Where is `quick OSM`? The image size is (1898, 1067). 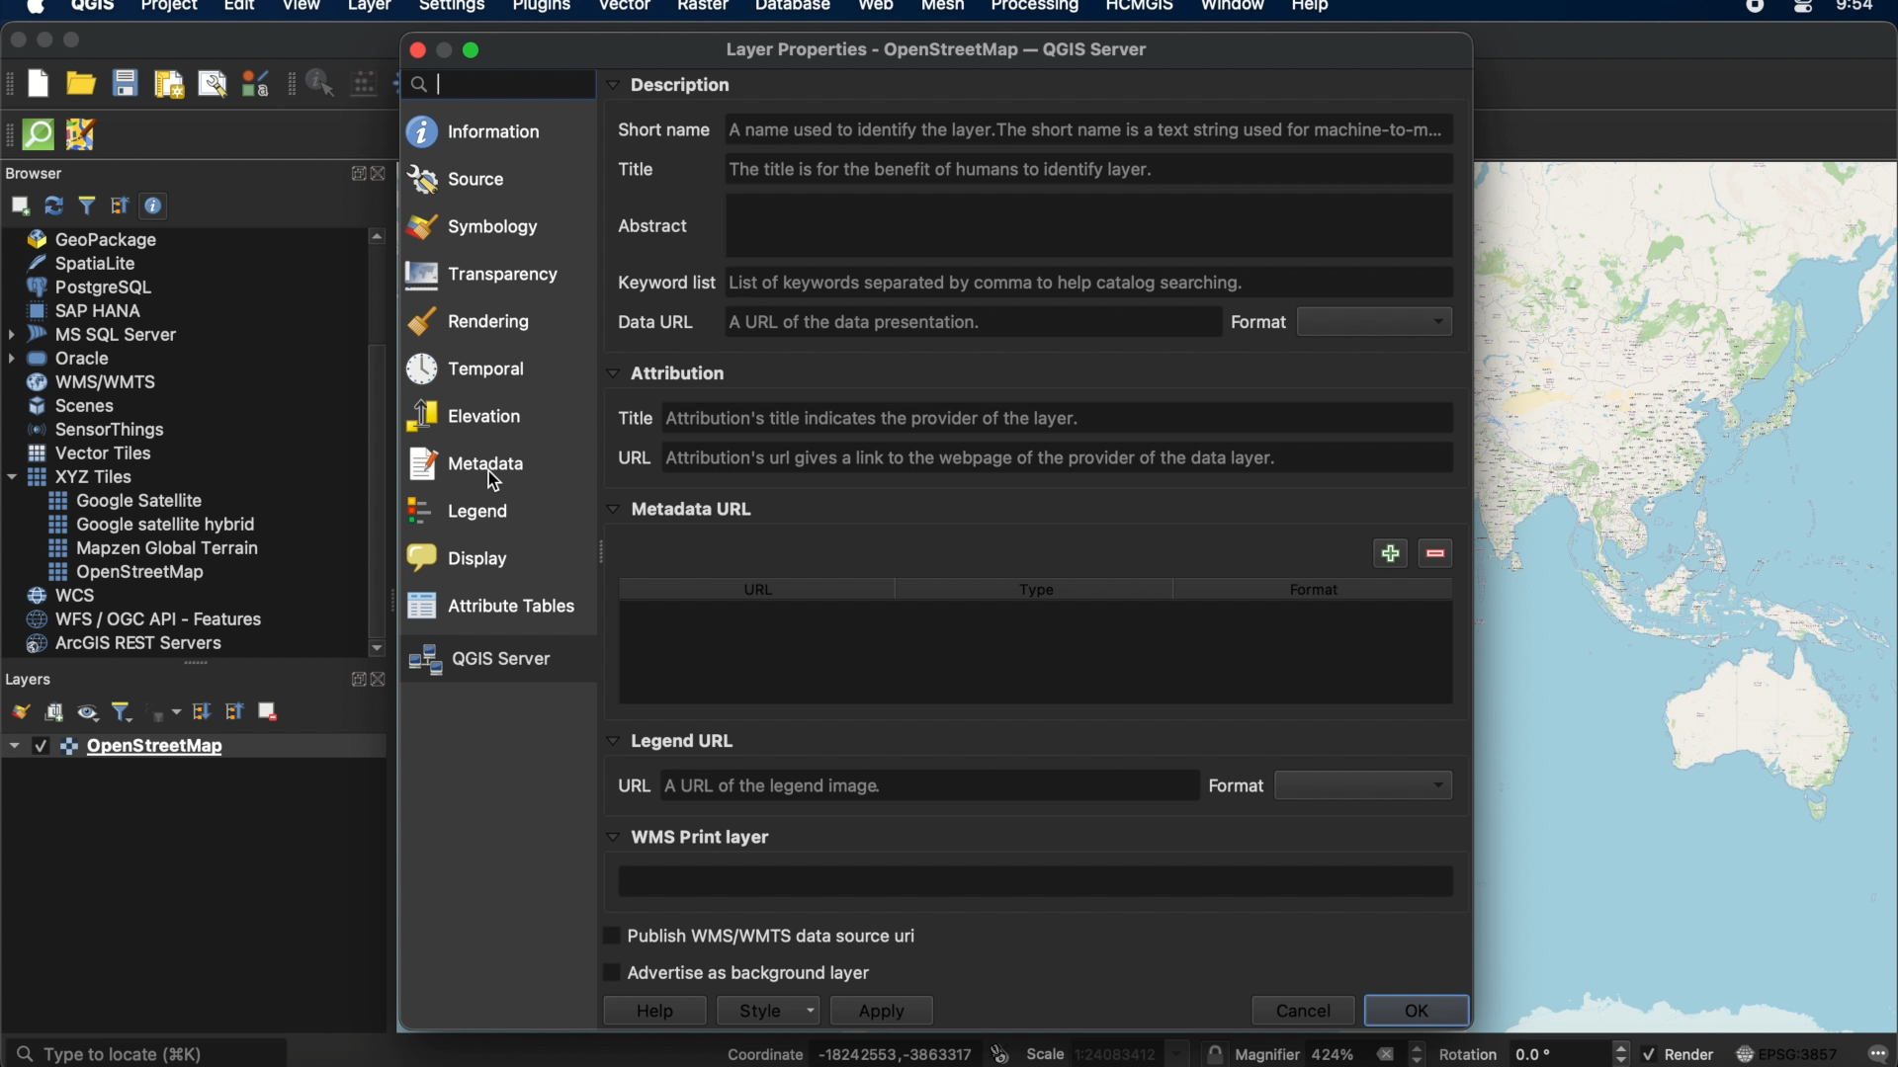 quick OSM is located at coordinates (39, 134).